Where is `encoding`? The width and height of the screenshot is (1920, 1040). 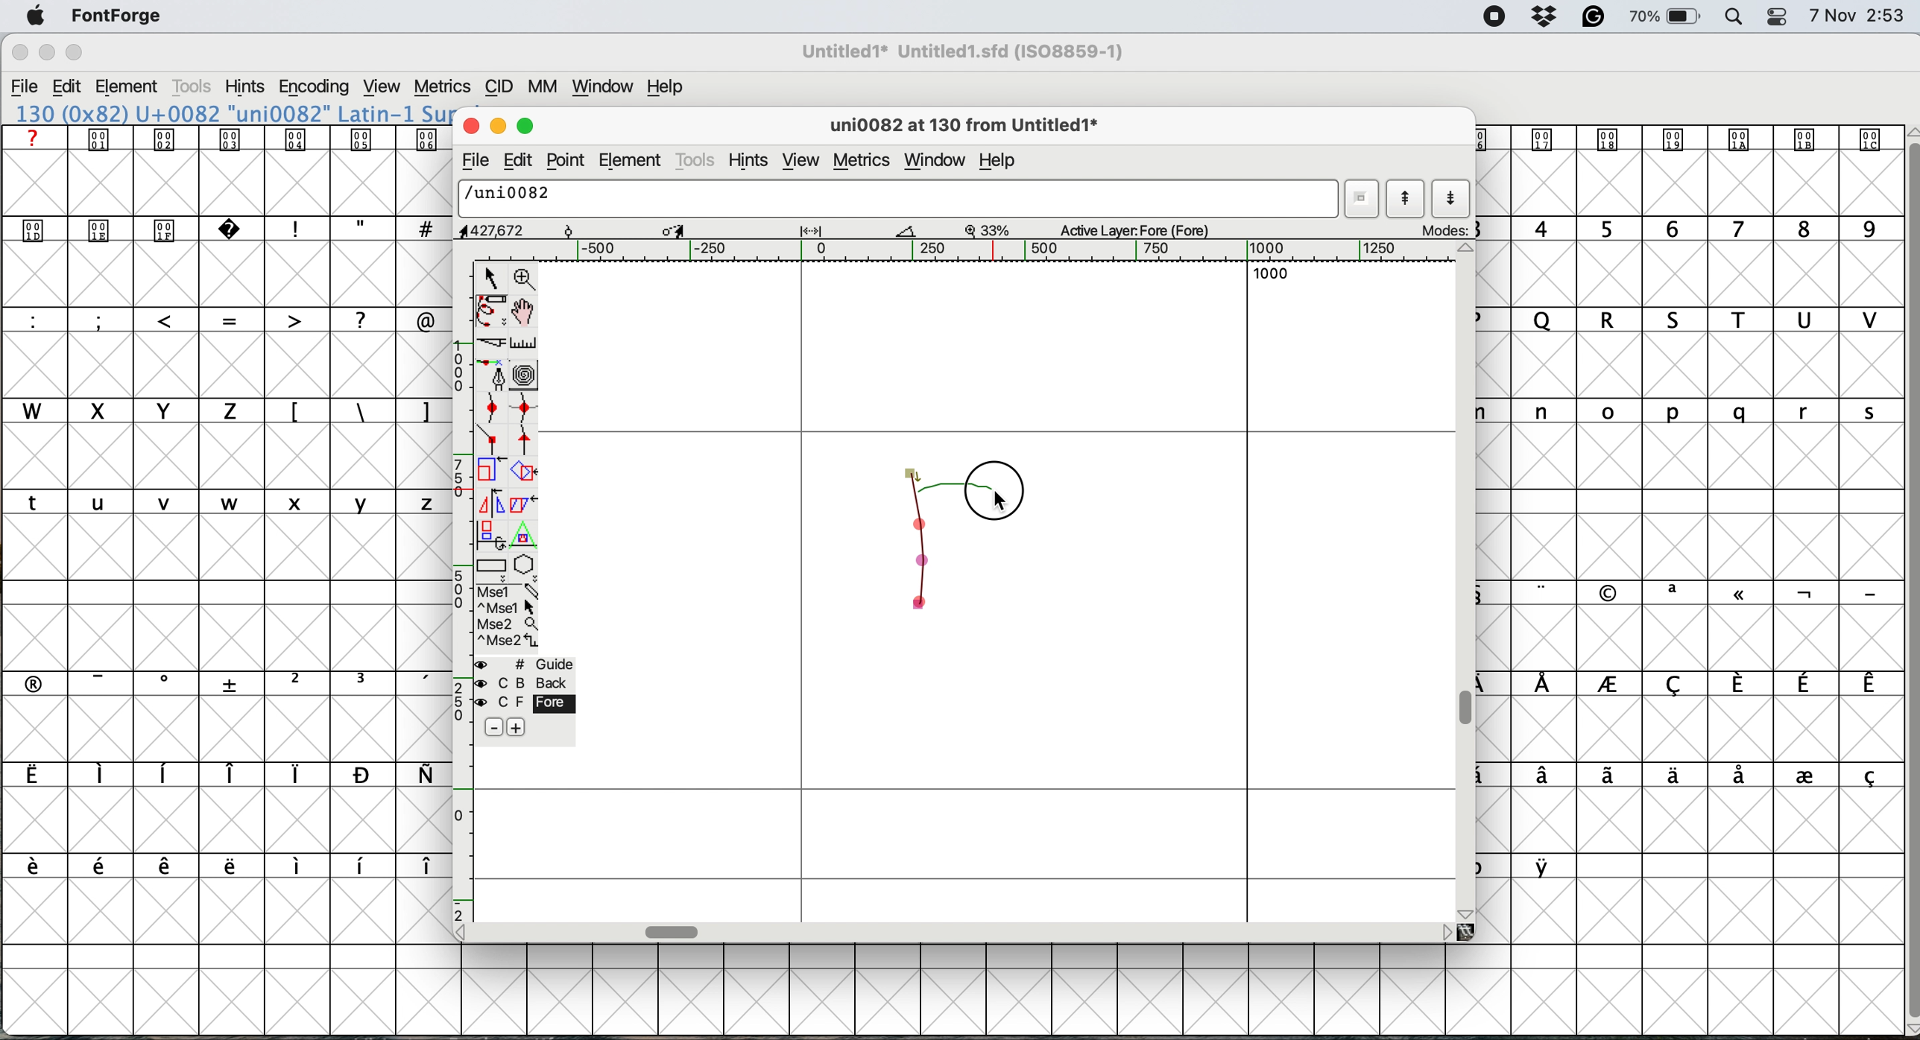 encoding is located at coordinates (313, 88).